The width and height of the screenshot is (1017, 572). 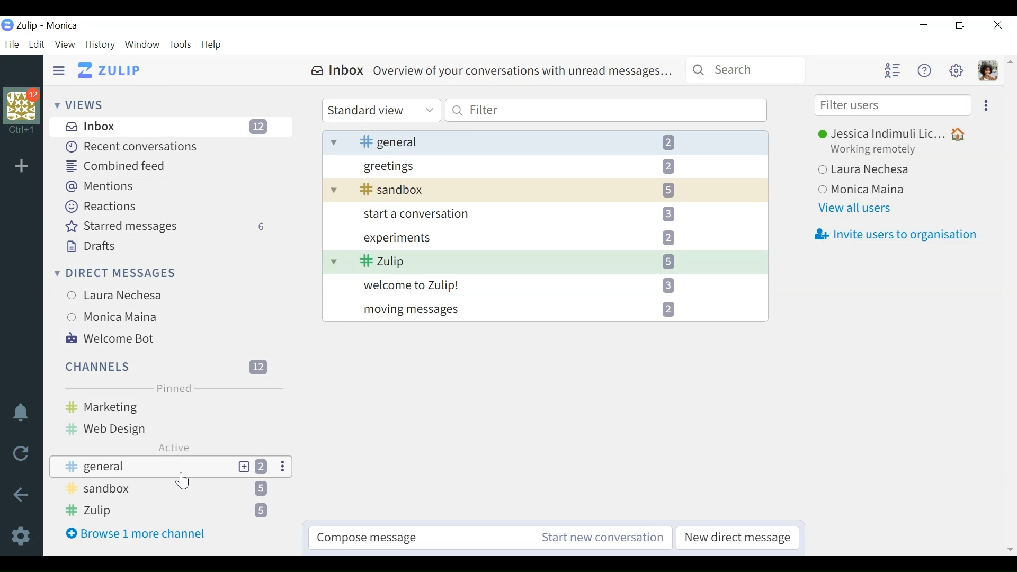 What do you see at coordinates (955, 70) in the screenshot?
I see `Main menu` at bounding box center [955, 70].